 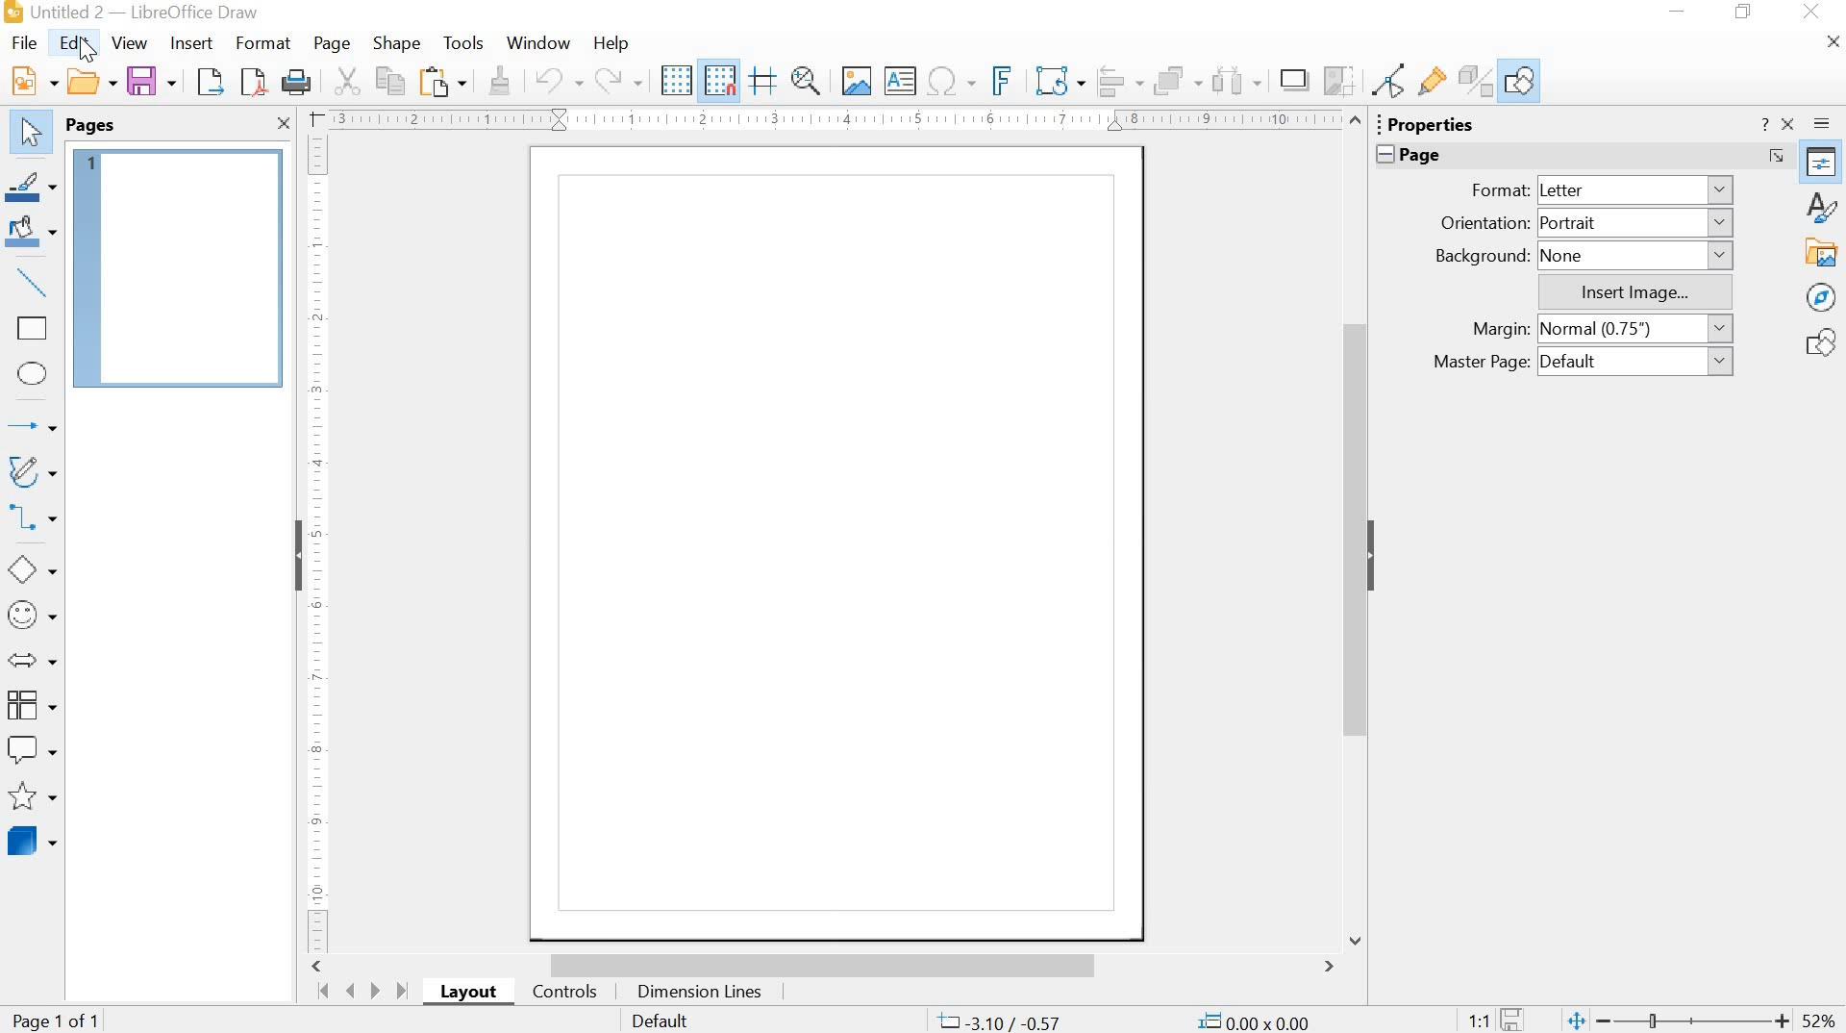 I want to click on Shapes, so click(x=1823, y=341).